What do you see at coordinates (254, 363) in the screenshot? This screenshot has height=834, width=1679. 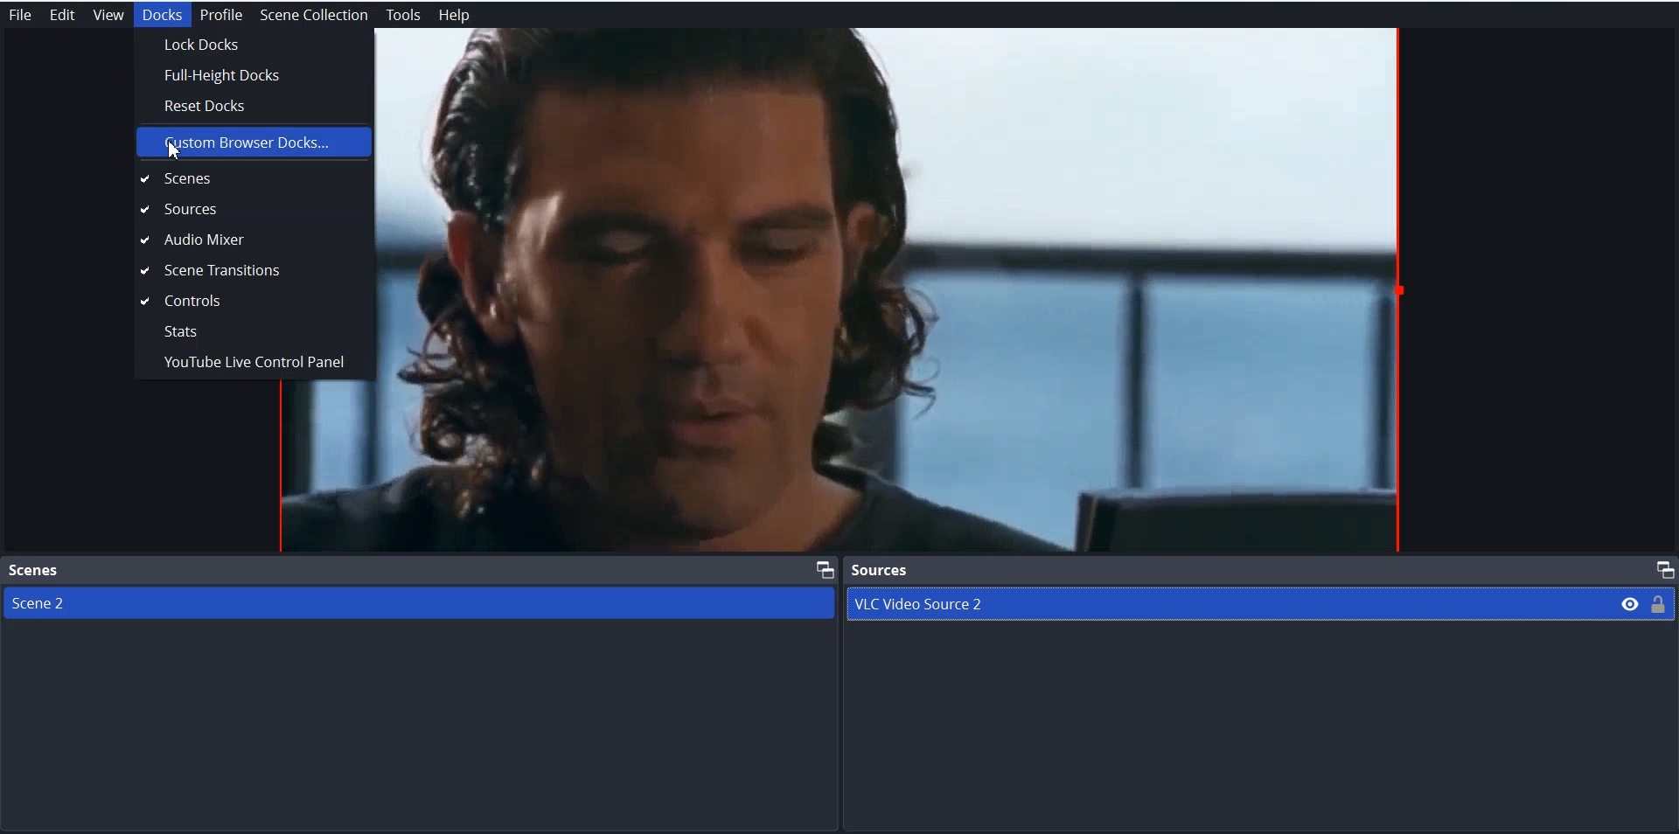 I see `Youtube Live Control Panel` at bounding box center [254, 363].